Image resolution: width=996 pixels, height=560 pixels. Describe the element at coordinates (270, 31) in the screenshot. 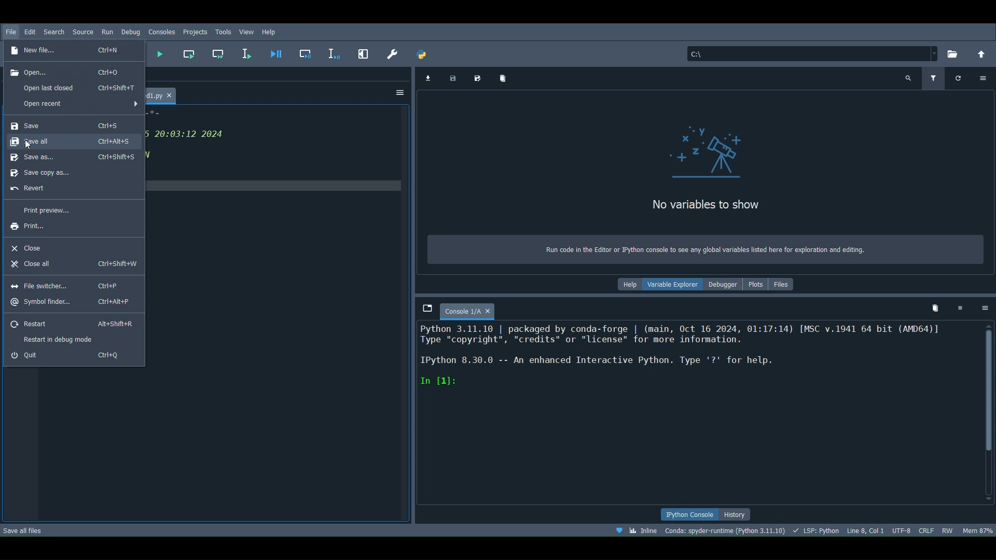

I see `Help` at that location.